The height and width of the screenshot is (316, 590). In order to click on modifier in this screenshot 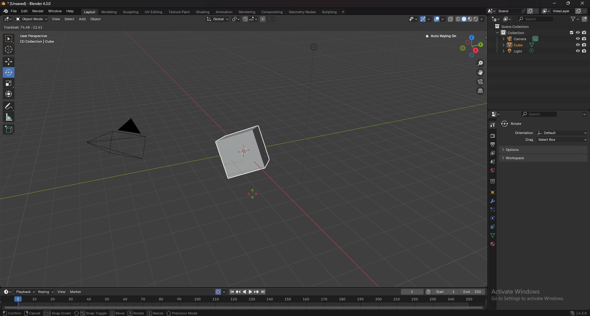, I will do `click(493, 201)`.